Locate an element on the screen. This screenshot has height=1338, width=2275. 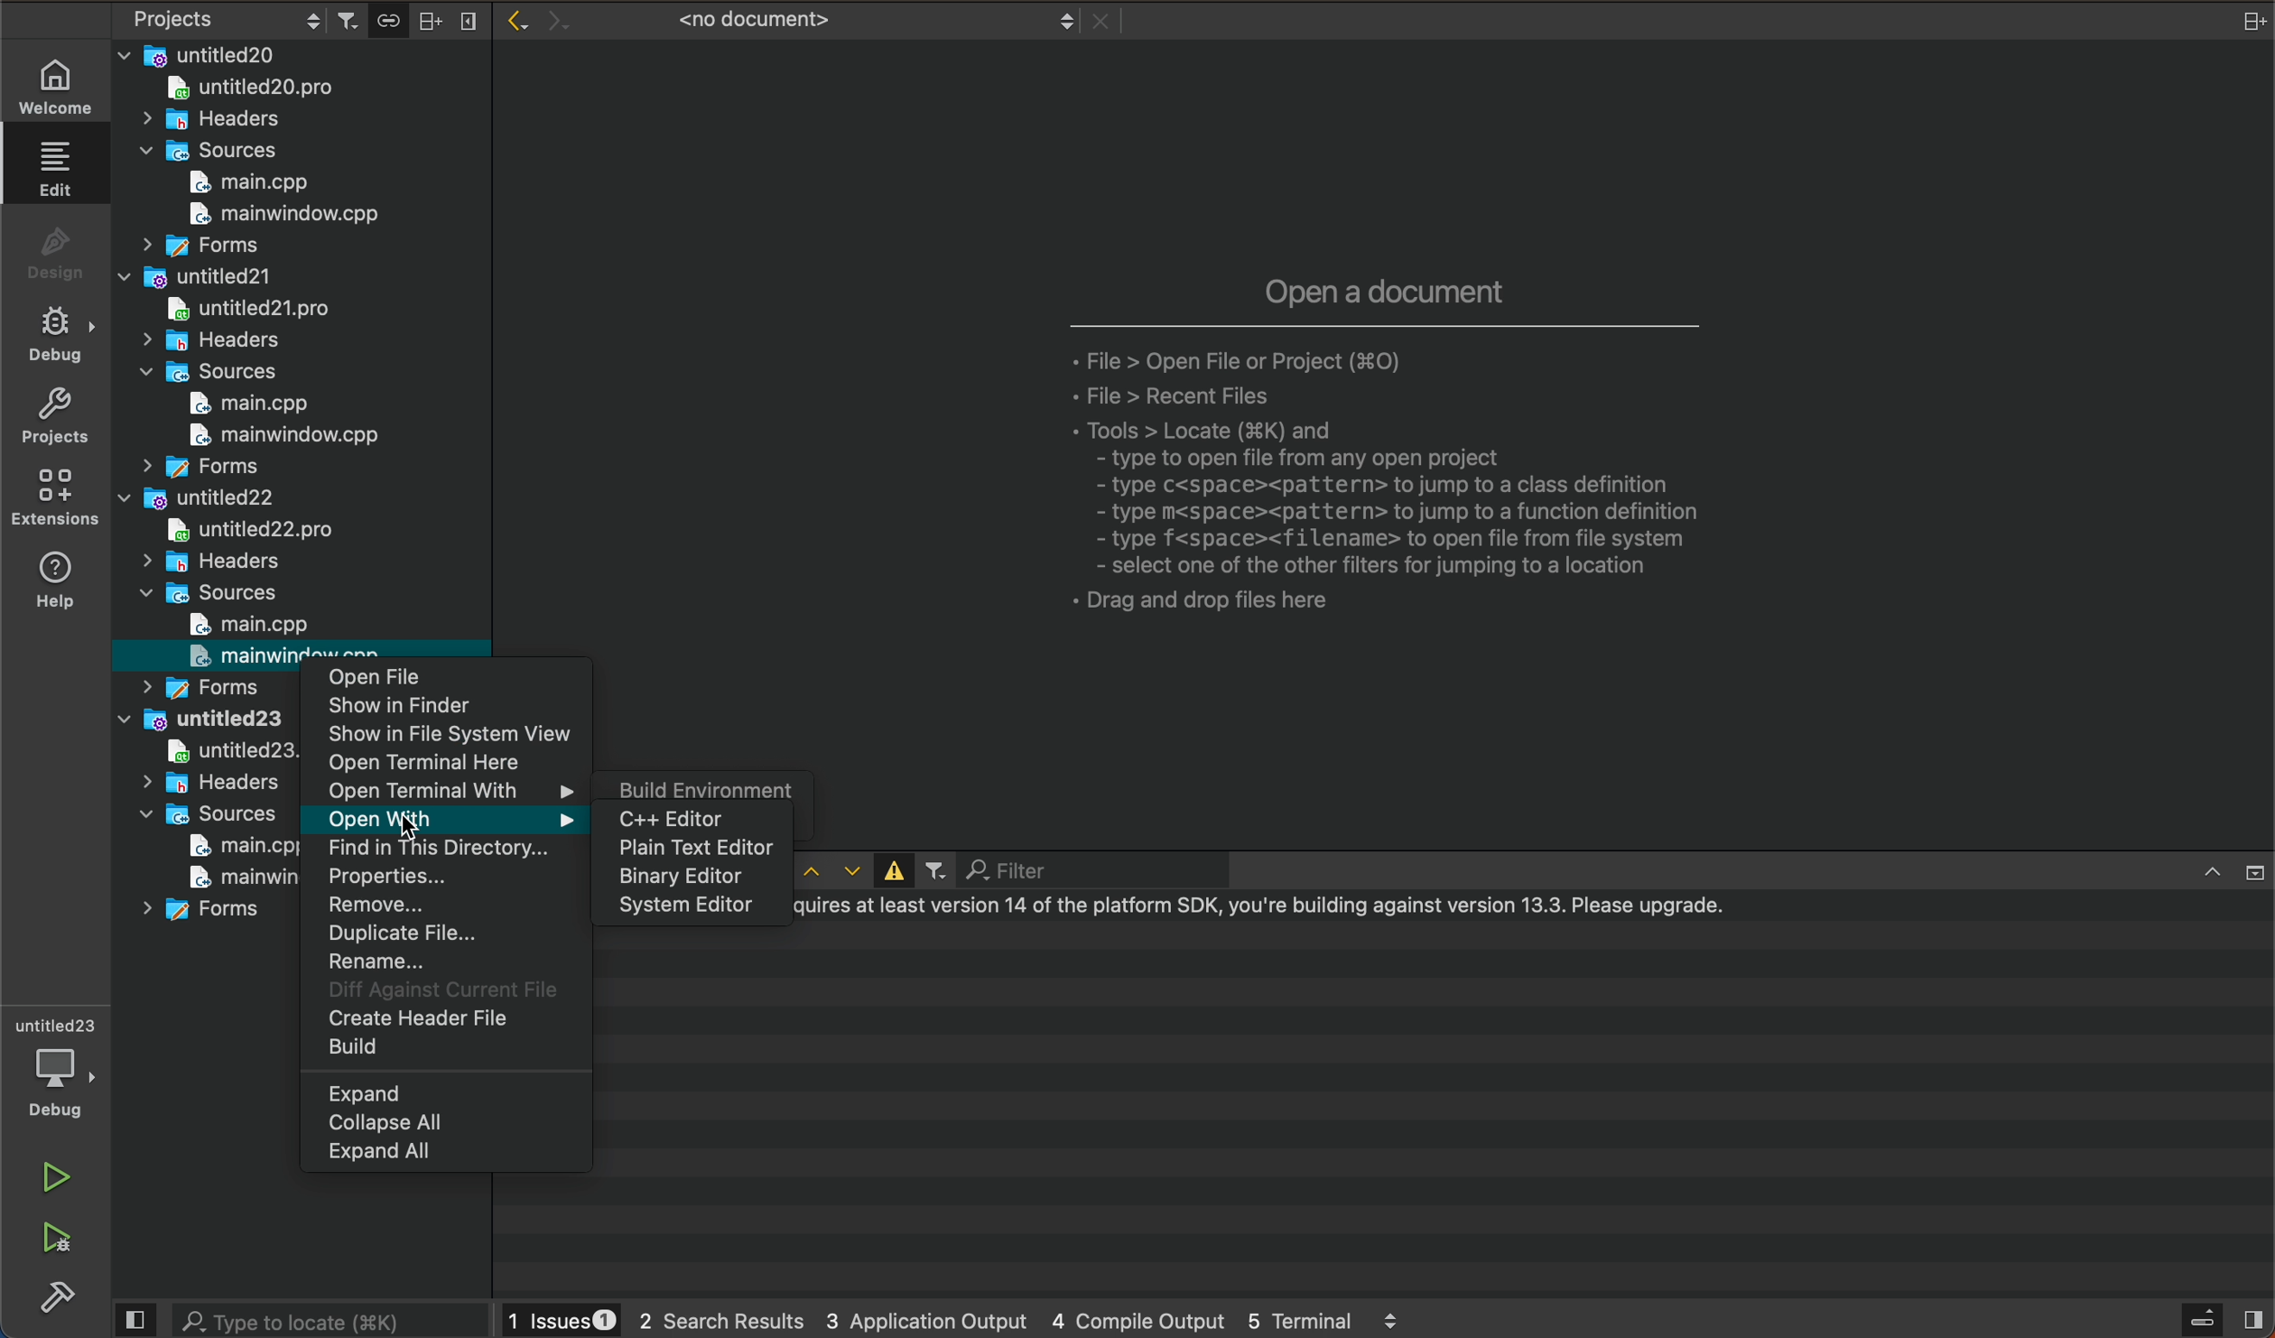
headers is located at coordinates (208, 562).